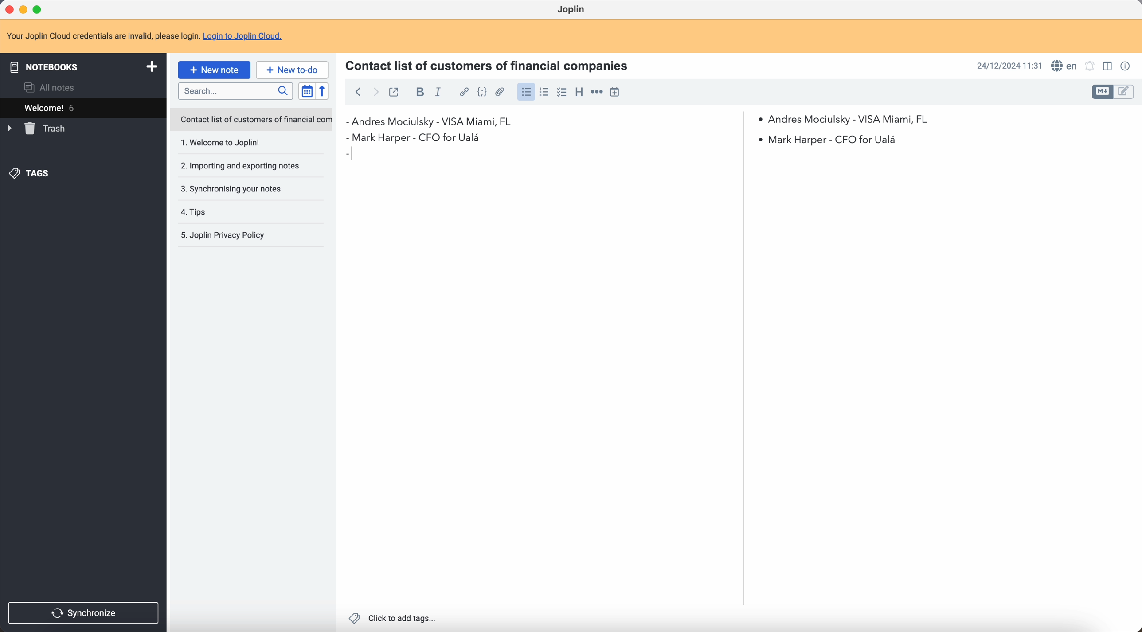 This screenshot has width=1142, height=632. I want to click on Contact list of customers of financial companies, so click(493, 65).